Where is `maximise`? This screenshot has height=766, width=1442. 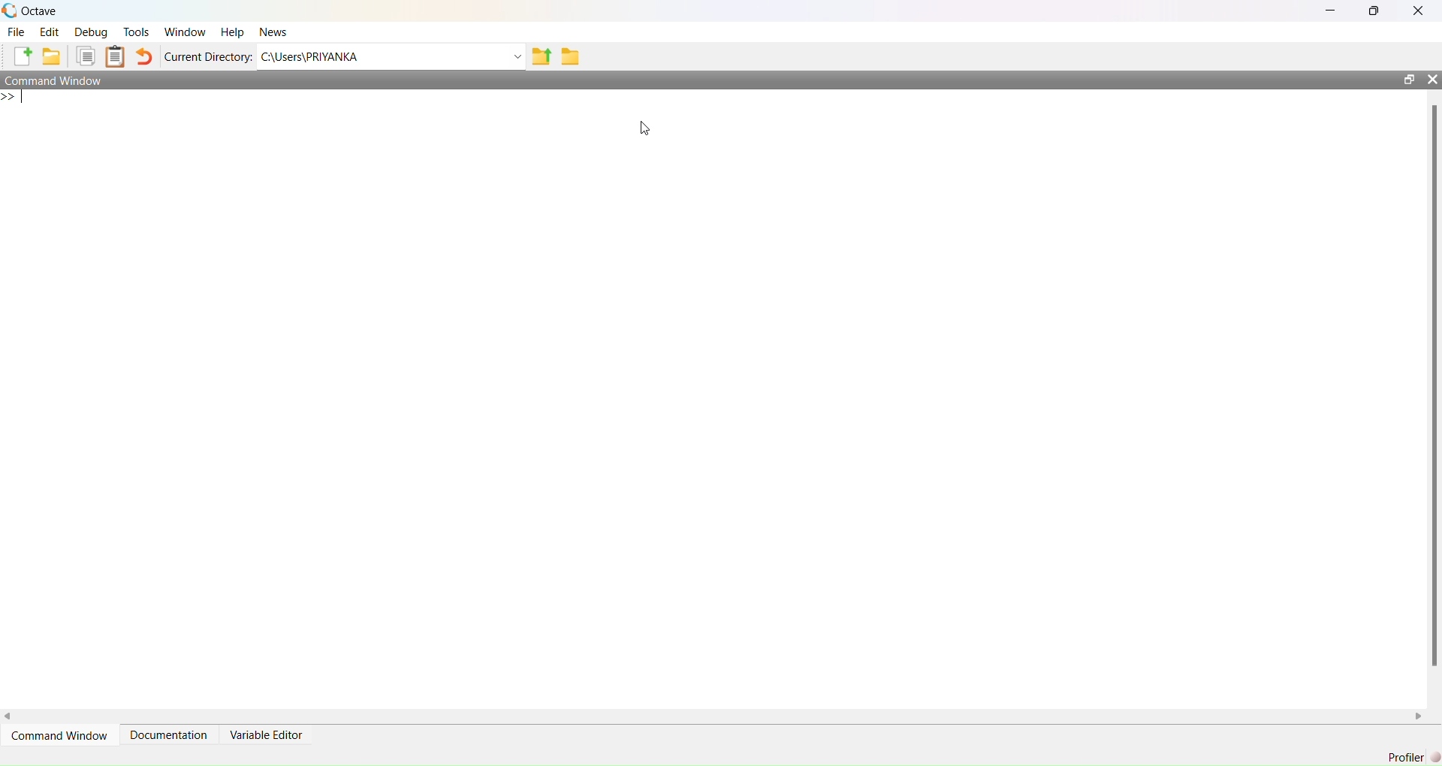 maximise is located at coordinates (1374, 11).